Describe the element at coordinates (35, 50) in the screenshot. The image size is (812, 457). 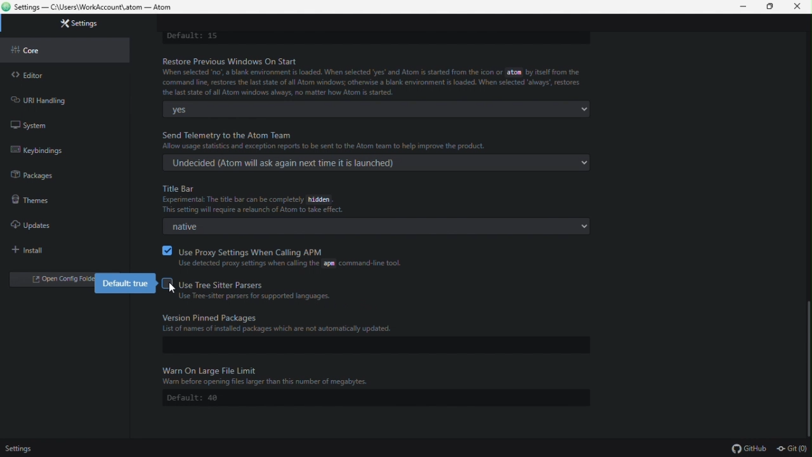
I see `core` at that location.